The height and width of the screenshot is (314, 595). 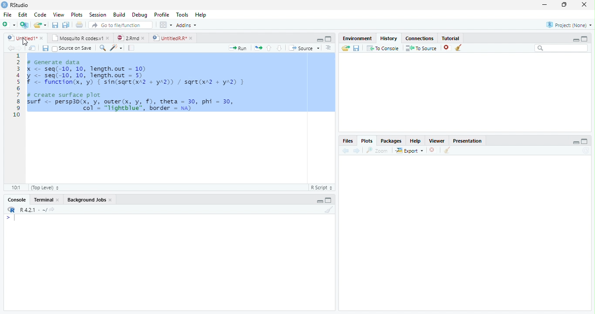 What do you see at coordinates (33, 209) in the screenshot?
I see `R 4.2.1 . ~/` at bounding box center [33, 209].